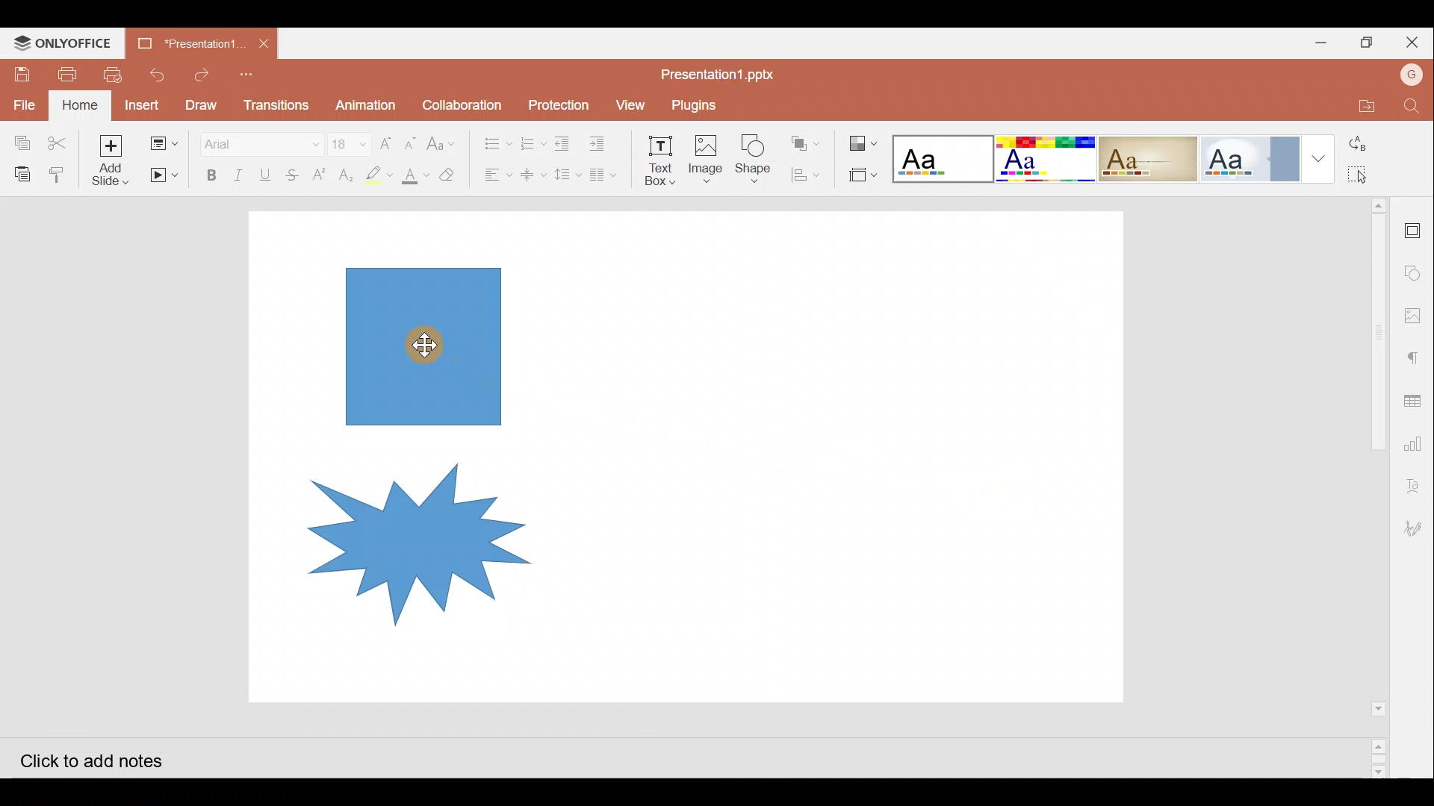 This screenshot has height=806, width=1434. Describe the element at coordinates (704, 102) in the screenshot. I see `Plugins` at that location.